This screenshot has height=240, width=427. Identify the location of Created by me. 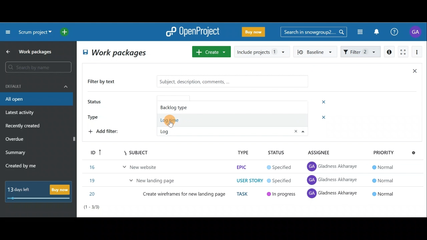
(25, 167).